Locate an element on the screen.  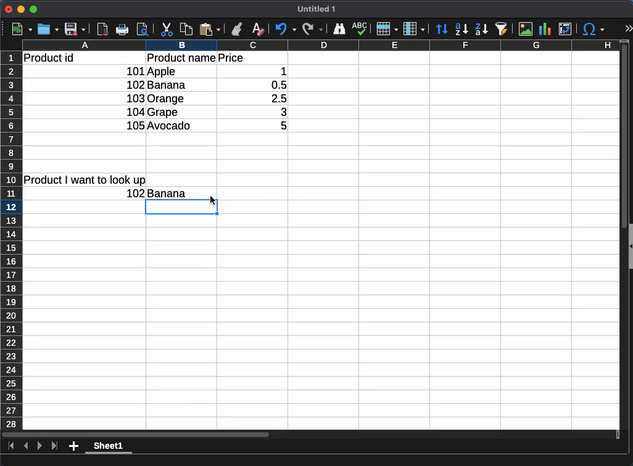
2.5 is located at coordinates (274, 98).